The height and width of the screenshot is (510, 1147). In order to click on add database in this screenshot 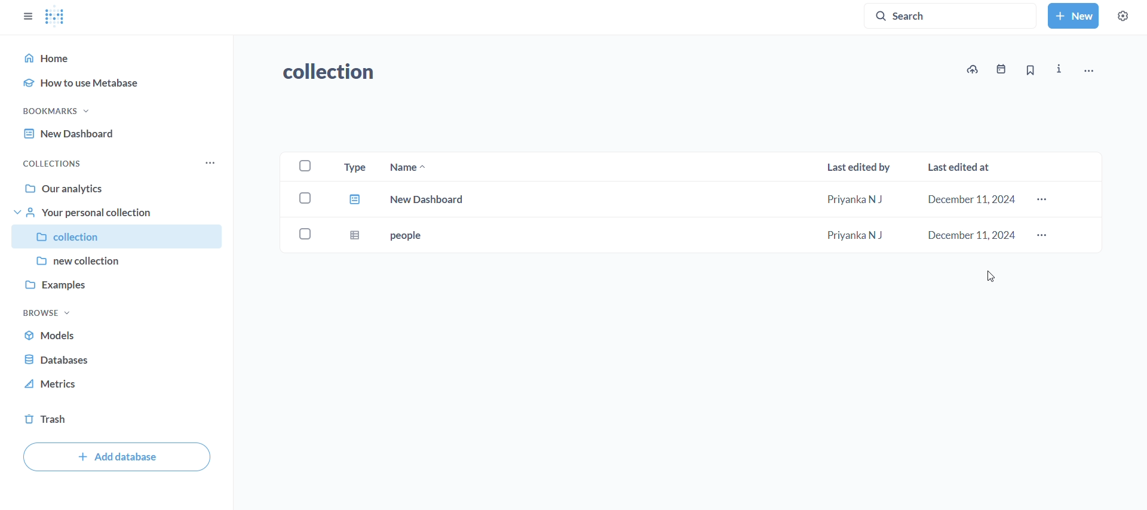, I will do `click(118, 457)`.